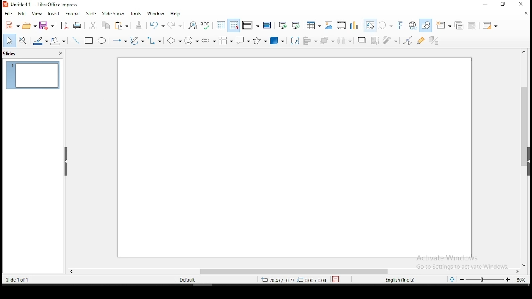 This screenshot has width=532, height=299. What do you see at coordinates (47, 25) in the screenshot?
I see `save` at bounding box center [47, 25].